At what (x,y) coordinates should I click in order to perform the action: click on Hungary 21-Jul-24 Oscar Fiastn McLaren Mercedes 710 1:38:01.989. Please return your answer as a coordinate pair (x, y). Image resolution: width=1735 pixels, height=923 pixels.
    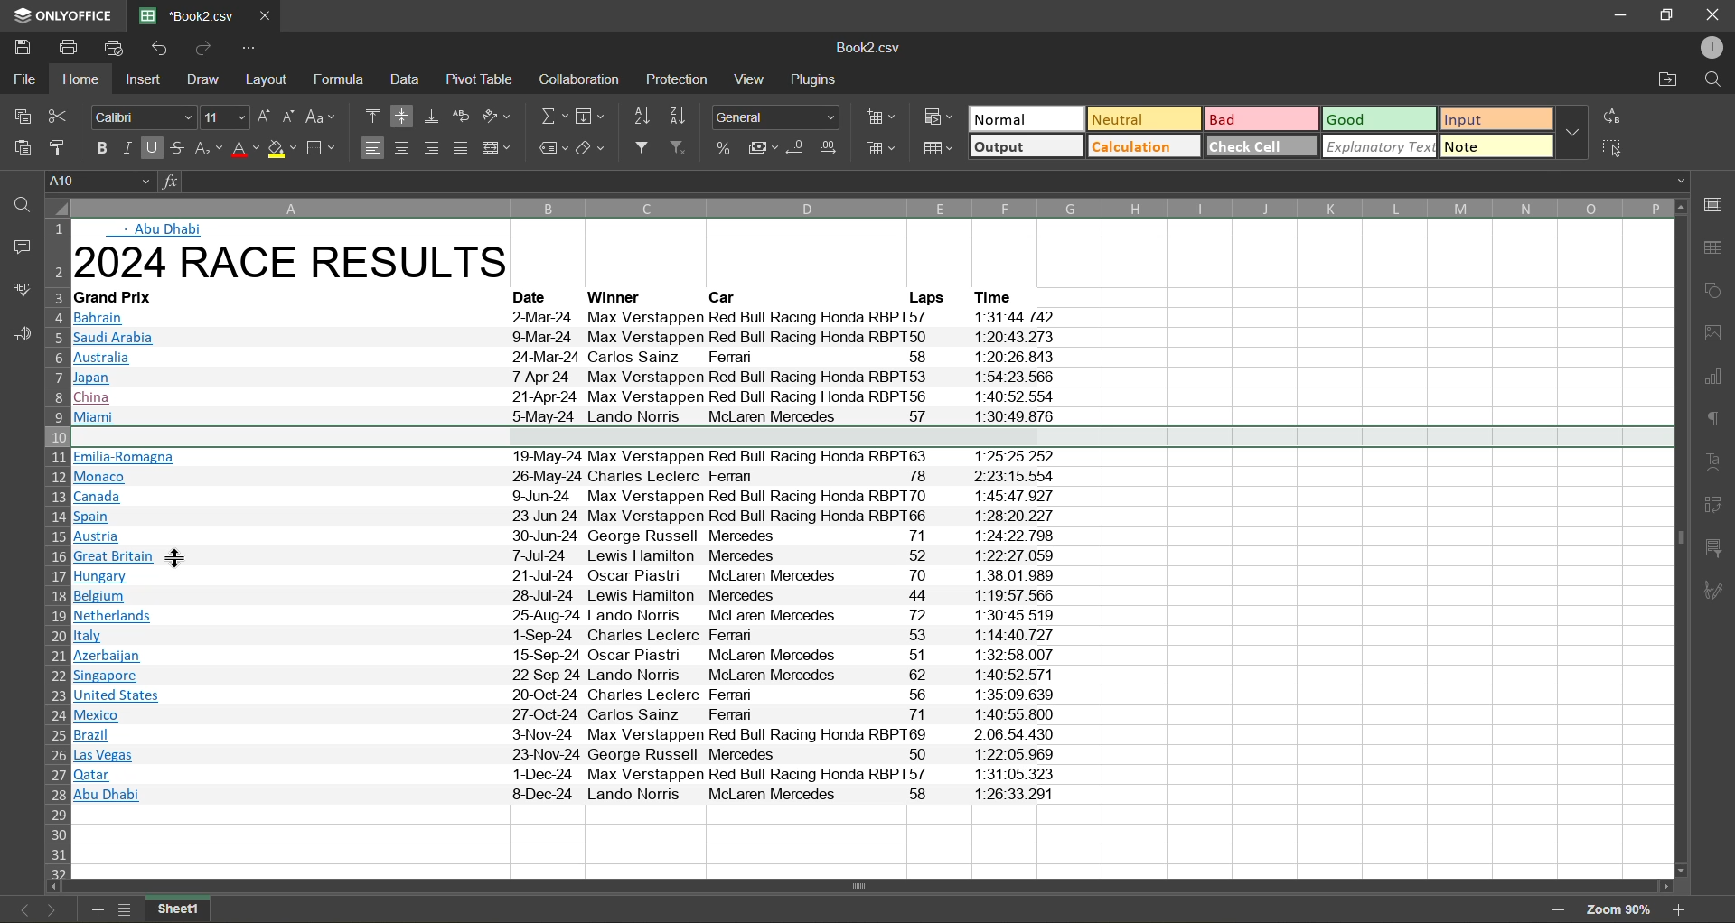
    Looking at the image, I should click on (565, 576).